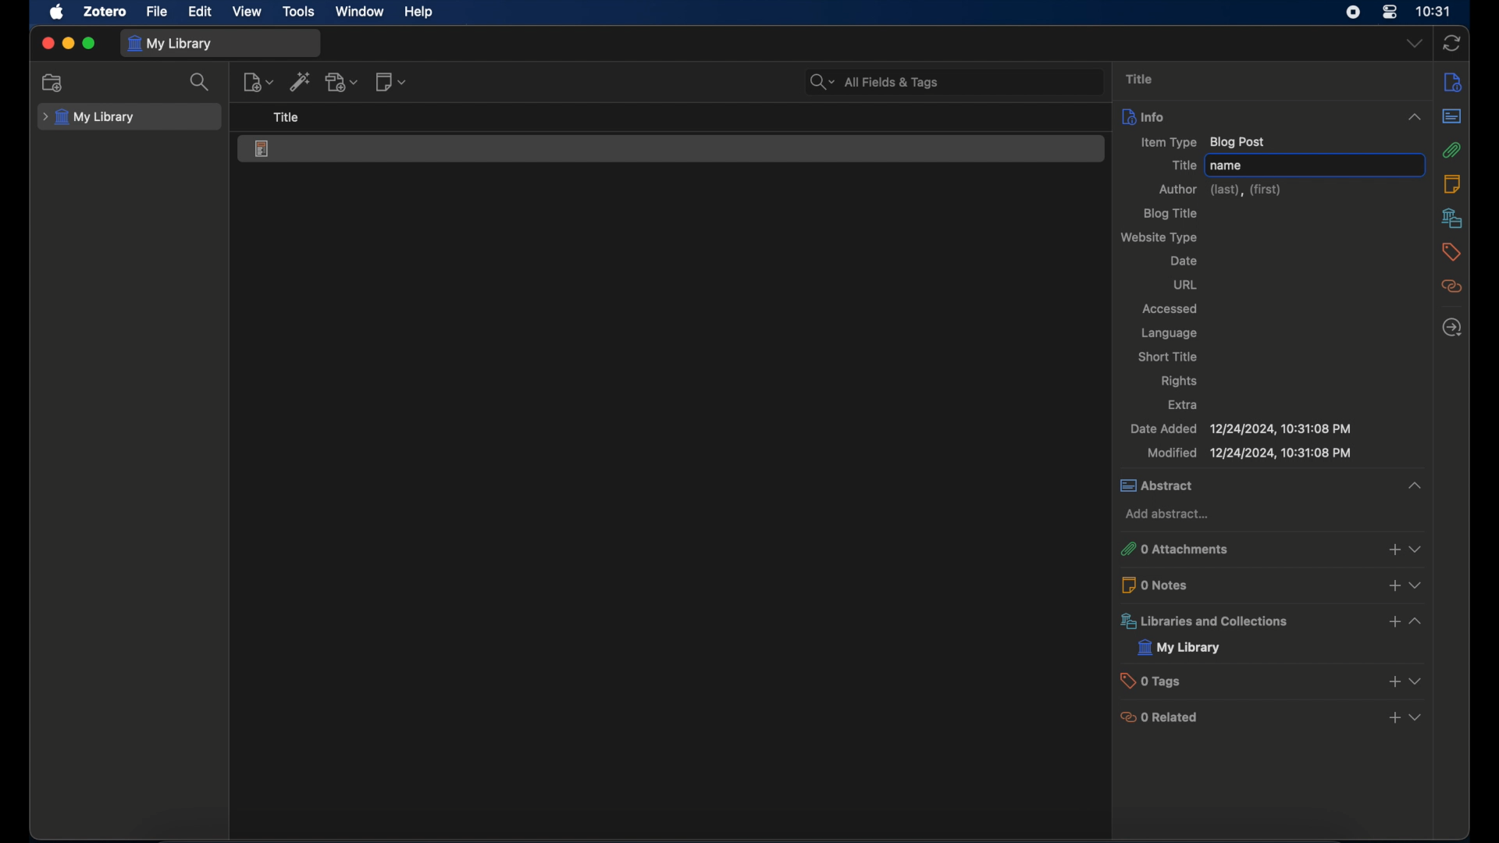 The width and height of the screenshot is (1499, 843). What do you see at coordinates (1451, 183) in the screenshot?
I see `notes` at bounding box center [1451, 183].